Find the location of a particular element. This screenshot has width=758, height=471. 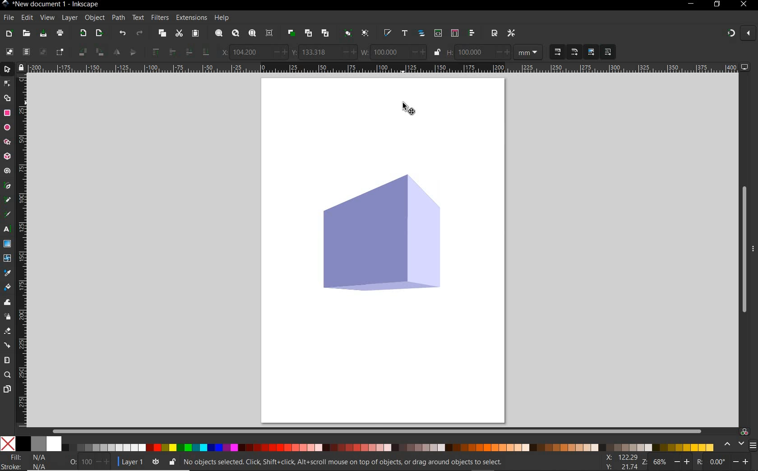

pencil tool is located at coordinates (6, 200).